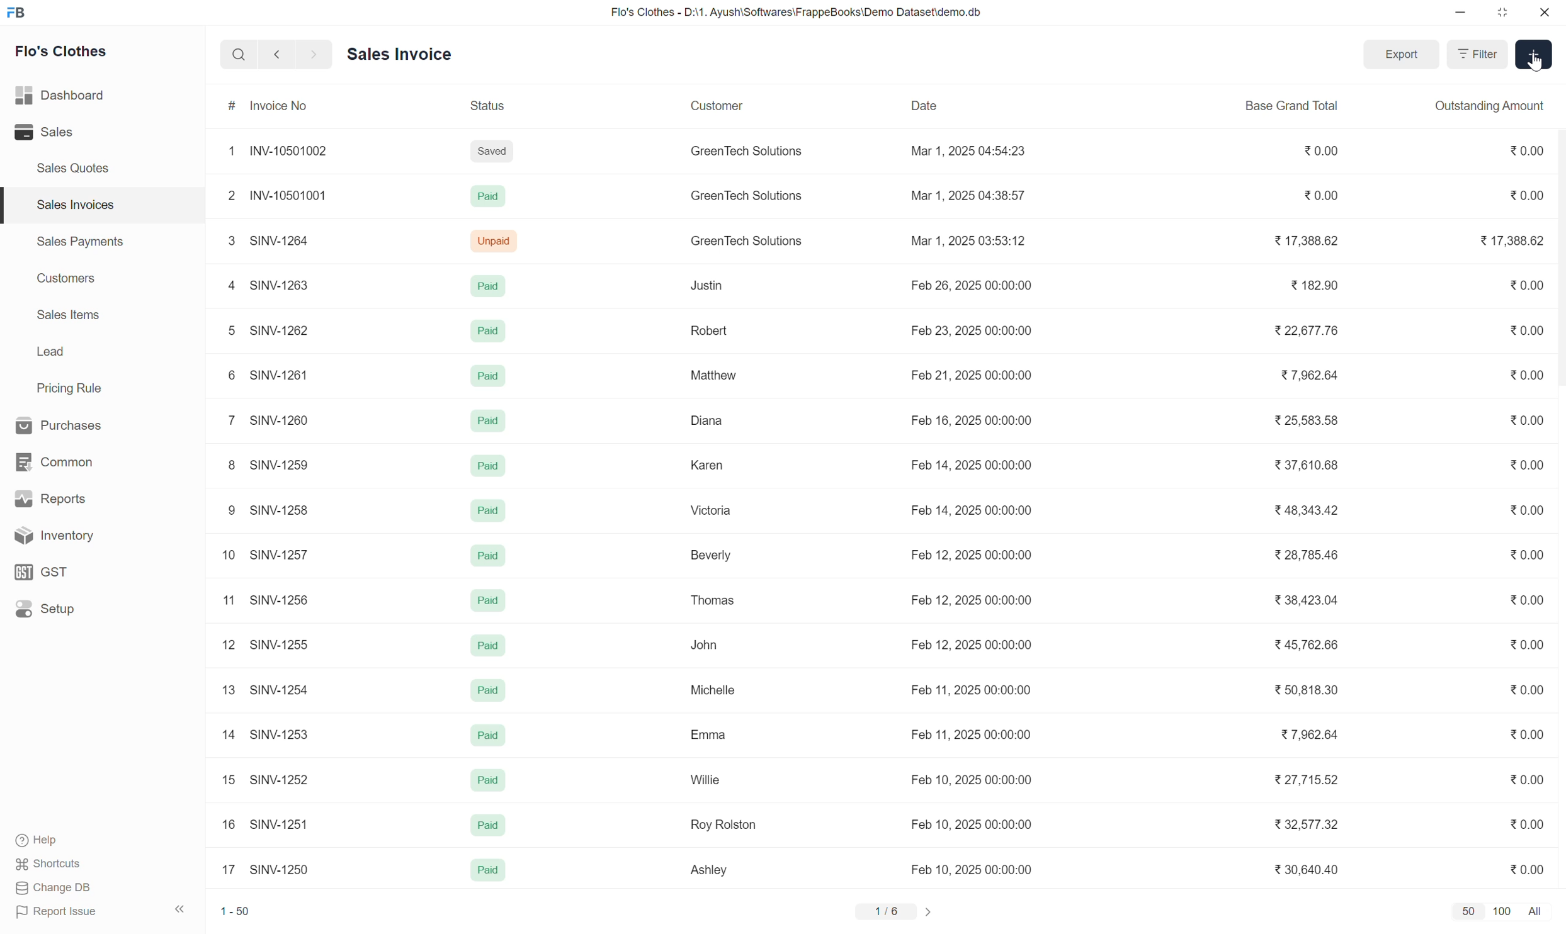 Image resolution: width=1566 pixels, height=934 pixels. What do you see at coordinates (1526, 645) in the screenshot?
I see `₹0.00` at bounding box center [1526, 645].